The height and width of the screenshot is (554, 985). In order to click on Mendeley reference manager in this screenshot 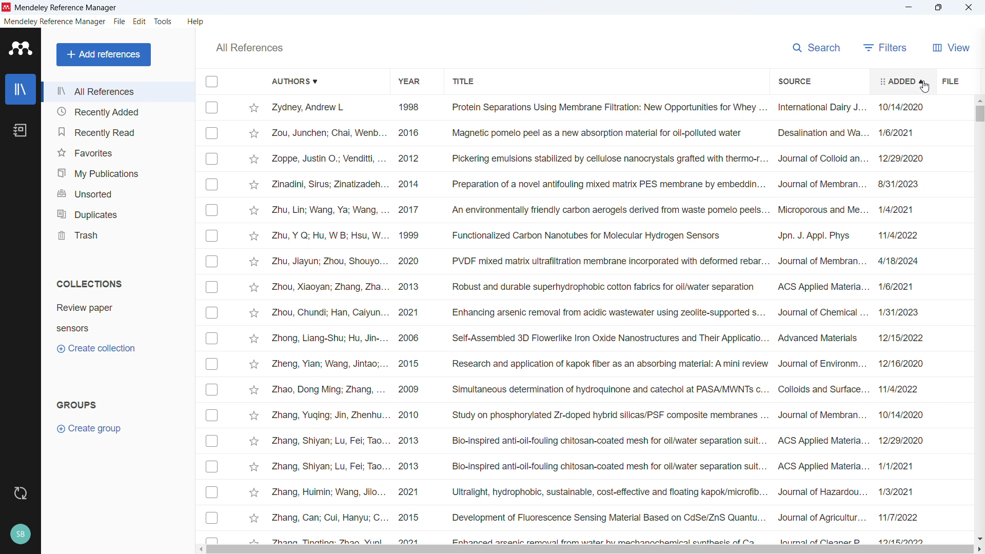, I will do `click(54, 22)`.